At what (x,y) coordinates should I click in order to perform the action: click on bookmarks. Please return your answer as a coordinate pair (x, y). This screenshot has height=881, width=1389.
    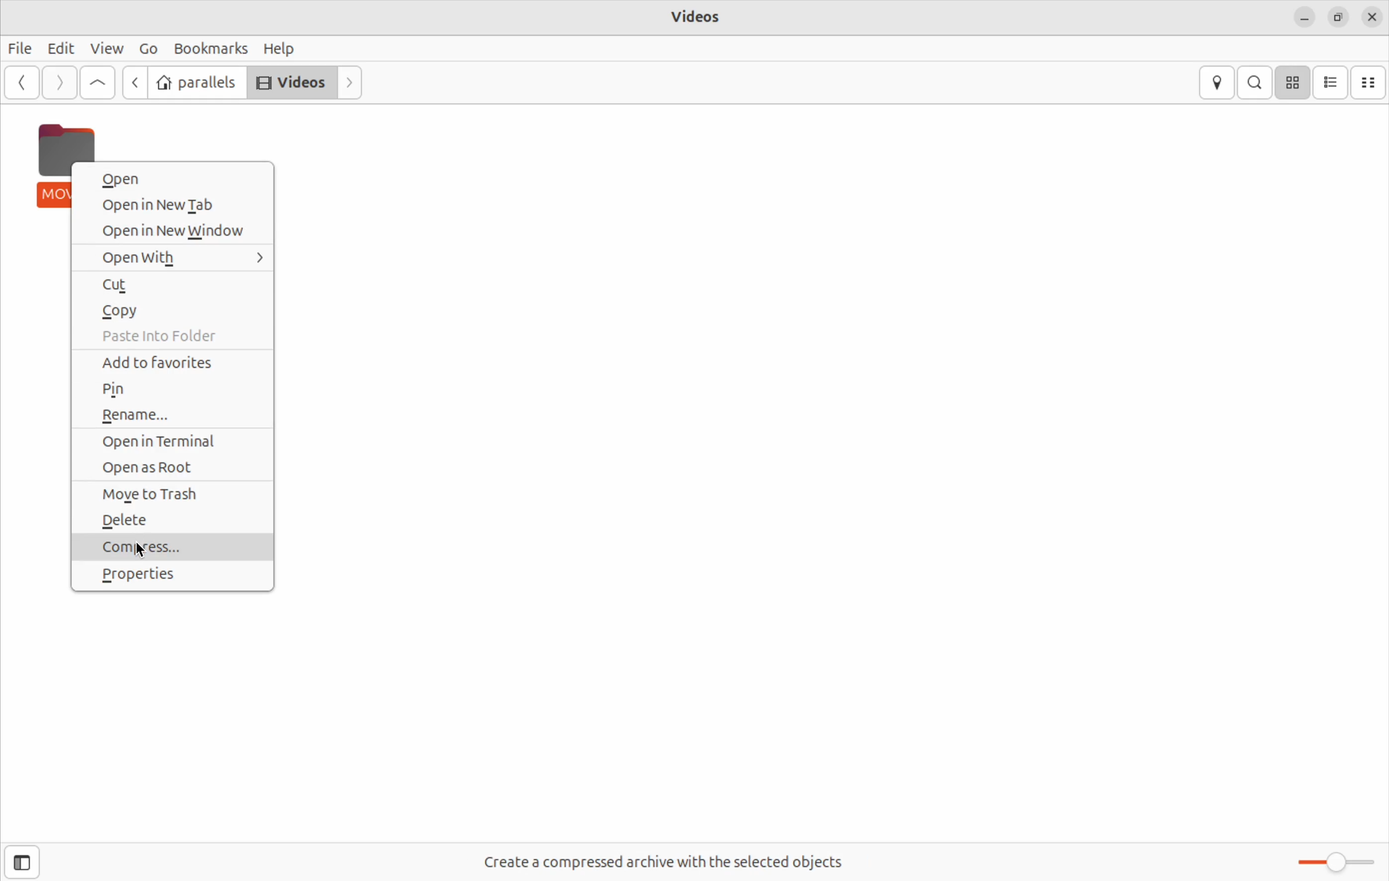
    Looking at the image, I should click on (211, 47).